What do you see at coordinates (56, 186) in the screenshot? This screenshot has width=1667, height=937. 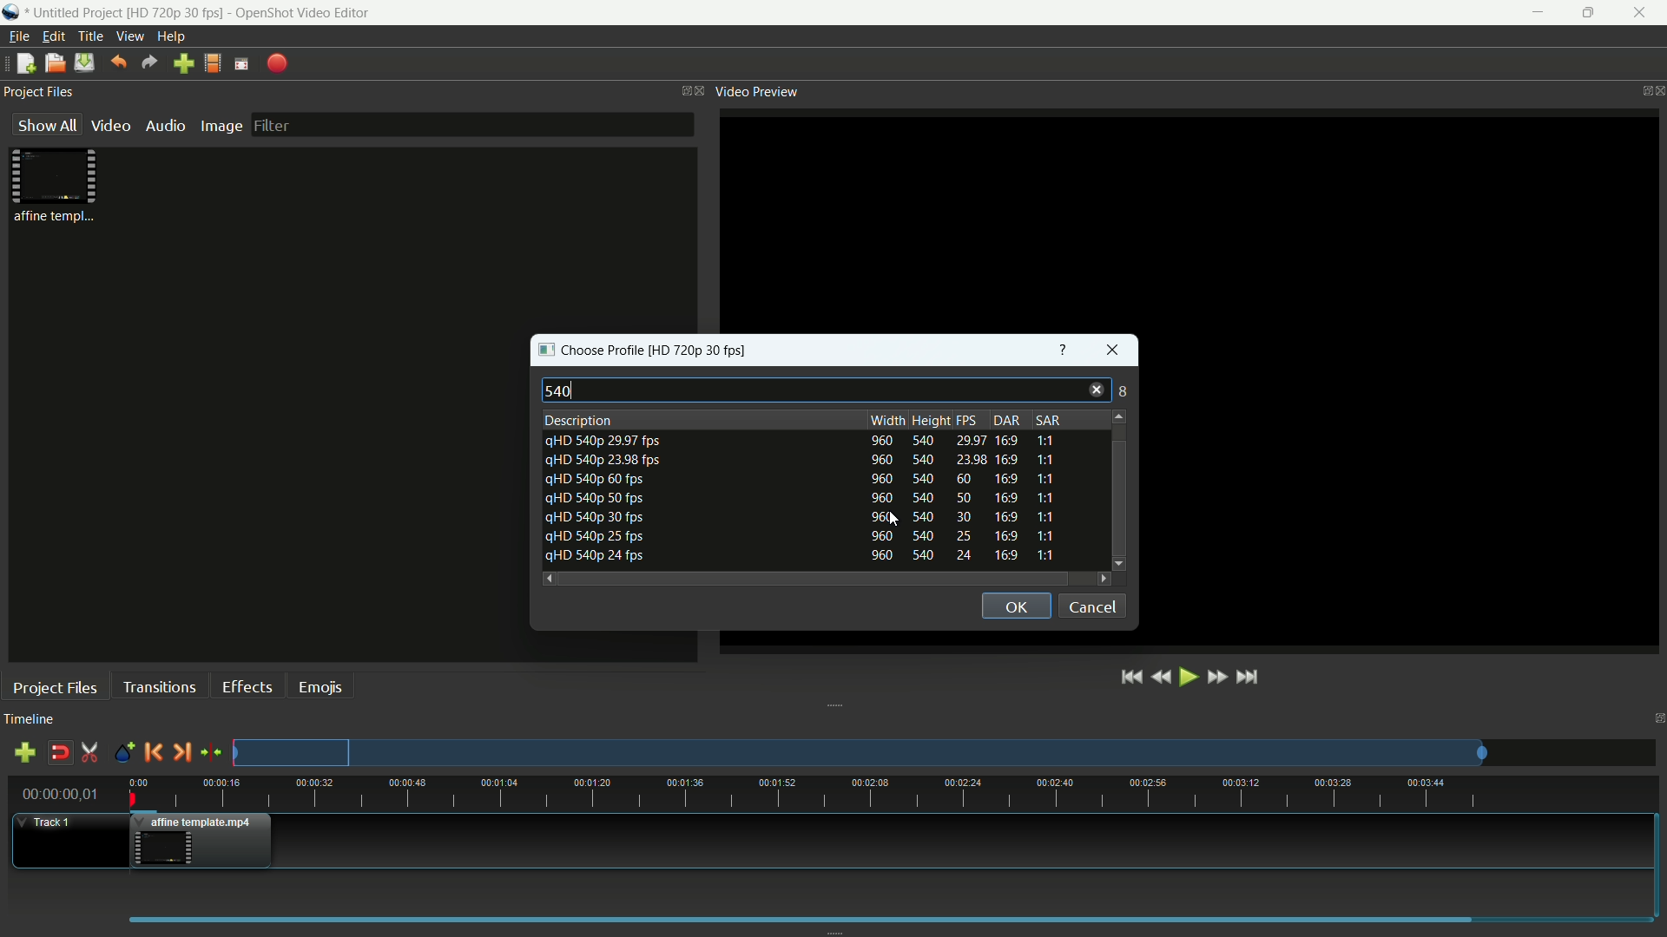 I see `project file` at bounding box center [56, 186].